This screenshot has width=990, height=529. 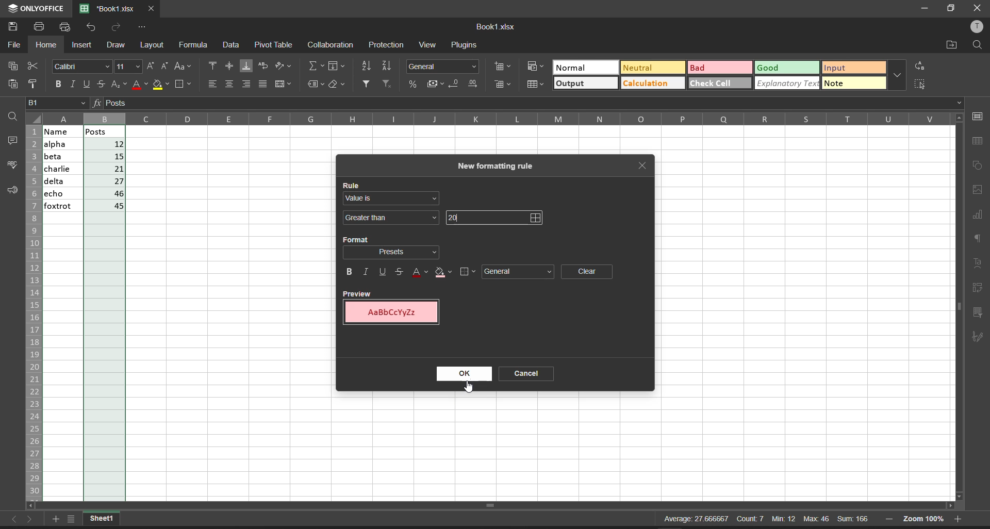 I want to click on user profile, so click(x=978, y=27).